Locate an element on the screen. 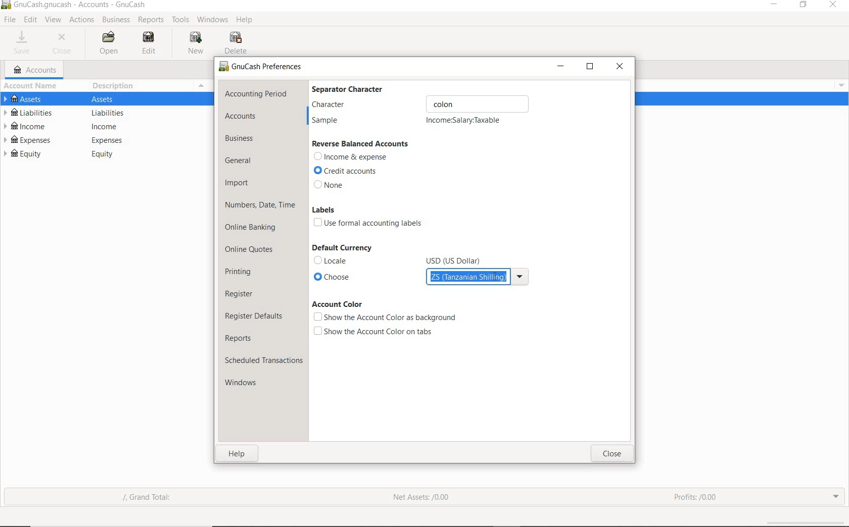 The image size is (849, 527).  is located at coordinates (111, 127).